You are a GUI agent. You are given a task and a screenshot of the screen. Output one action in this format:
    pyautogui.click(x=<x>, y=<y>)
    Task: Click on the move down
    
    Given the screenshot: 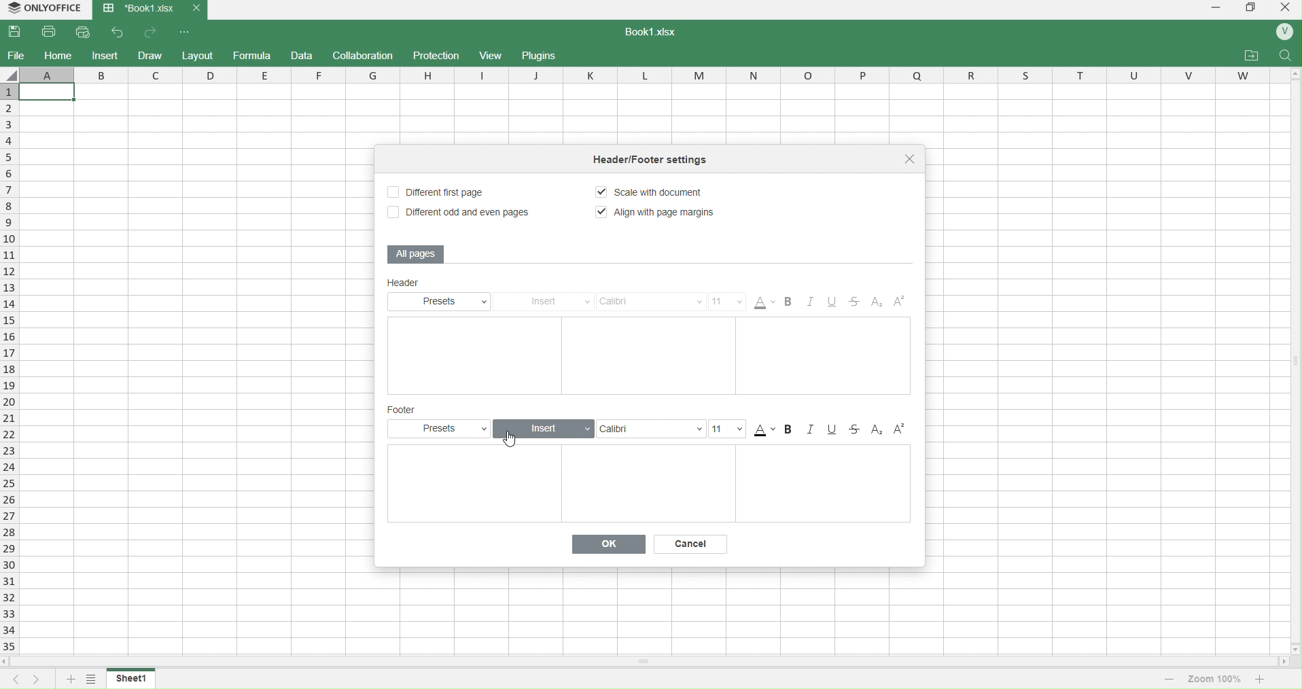 What is the action you would take?
    pyautogui.click(x=1294, y=649)
    